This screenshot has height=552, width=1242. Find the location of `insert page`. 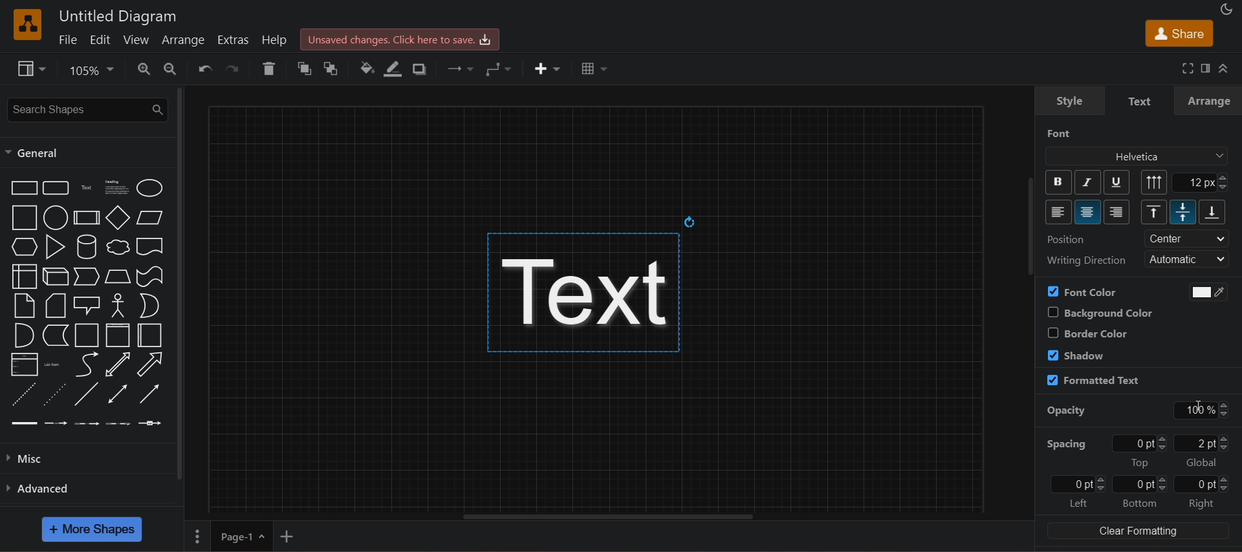

insert page is located at coordinates (287, 536).